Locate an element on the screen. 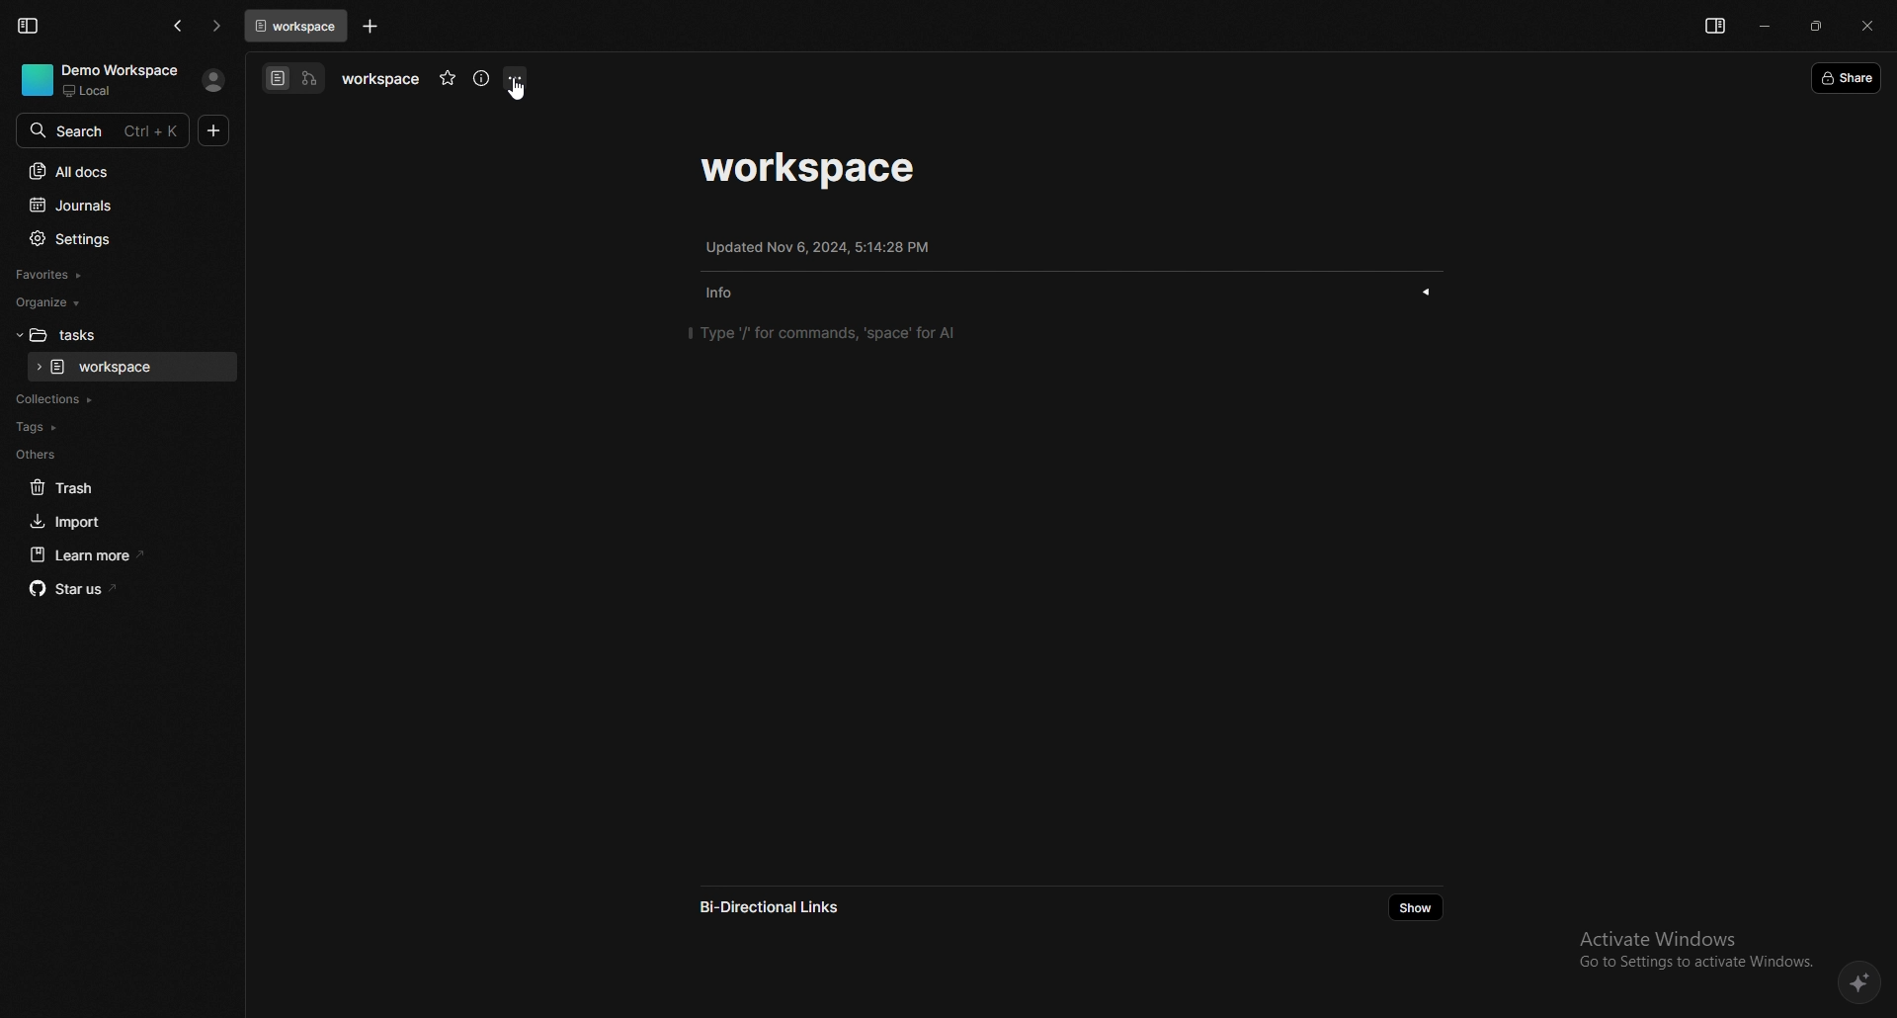 The width and height of the screenshot is (1897, 1018). favourite is located at coordinates (447, 79).